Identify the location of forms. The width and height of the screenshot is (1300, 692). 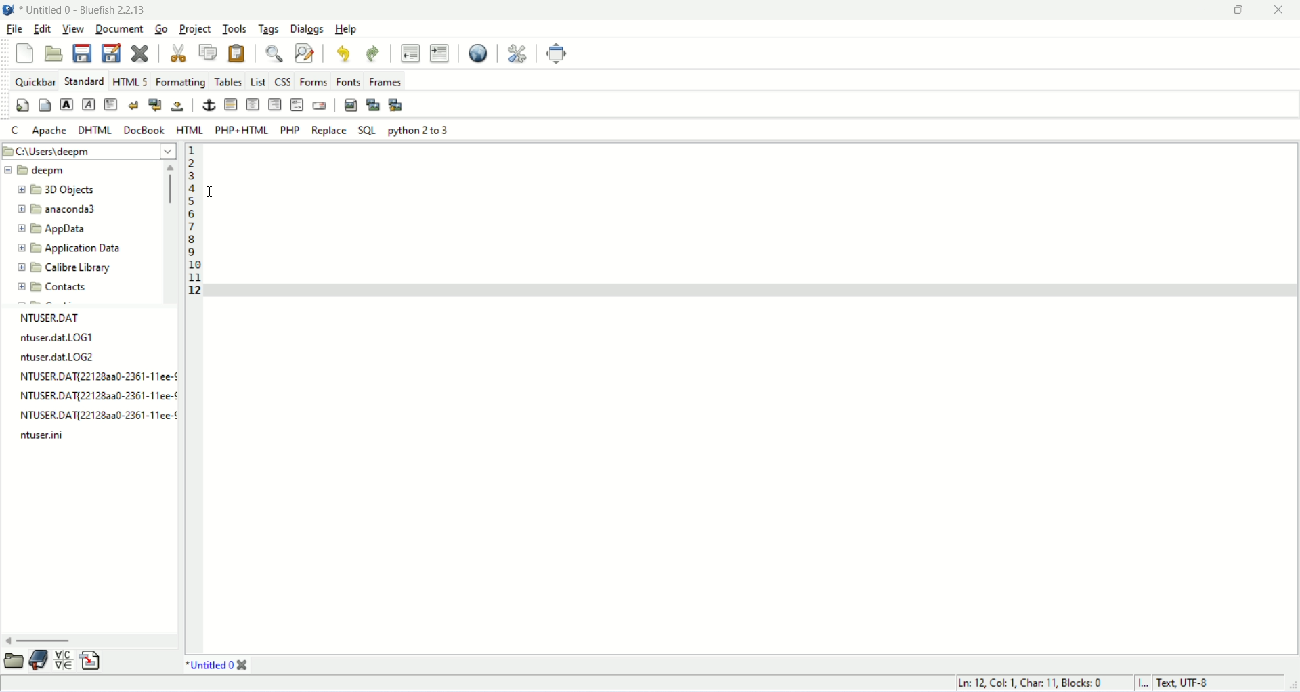
(312, 81).